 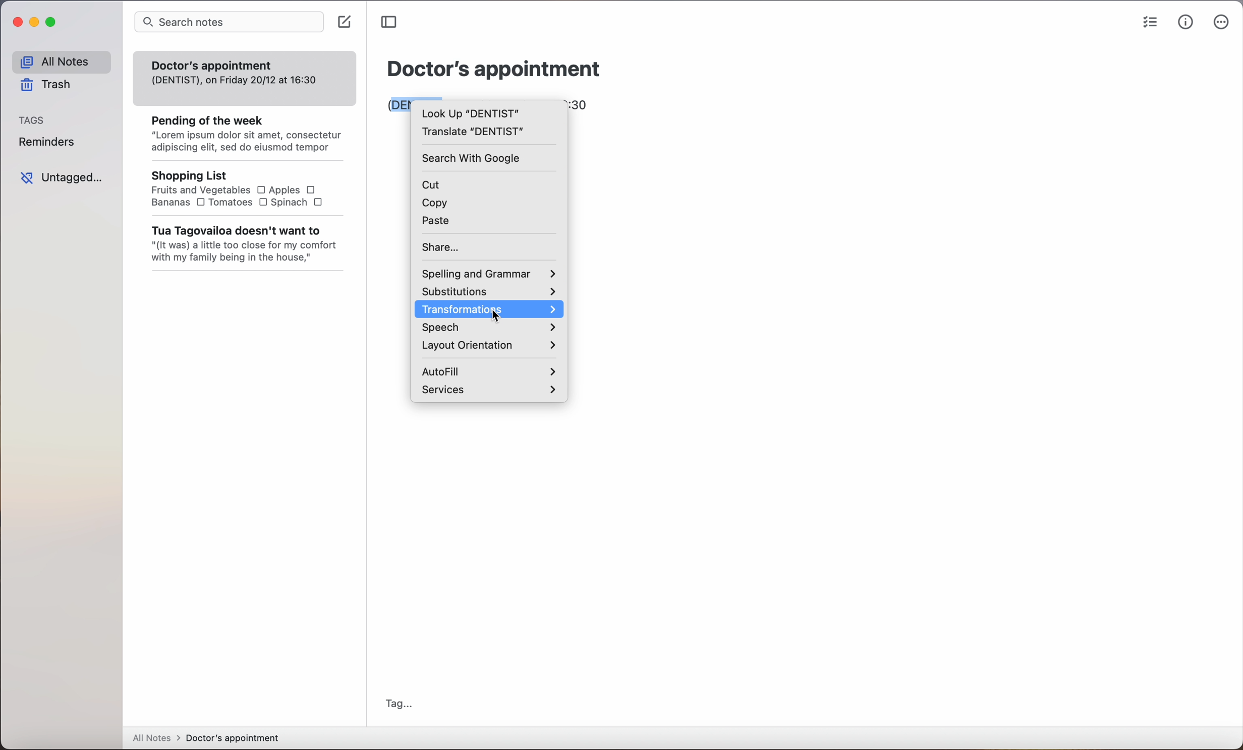 I want to click on services, so click(x=489, y=390).